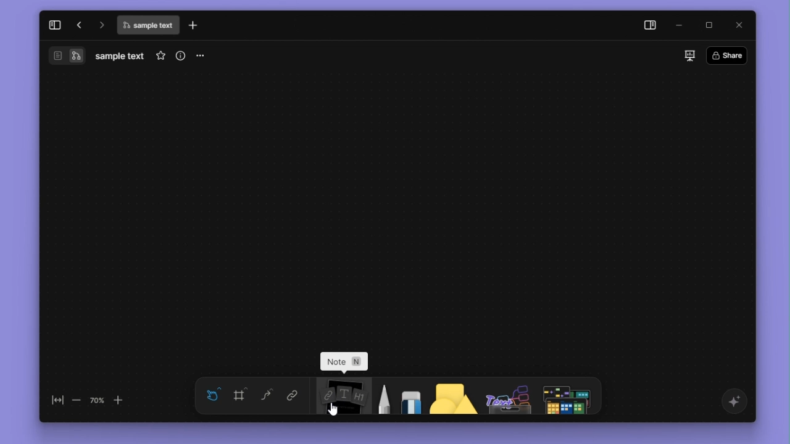 Image resolution: width=790 pixels, height=444 pixels. What do you see at coordinates (399, 206) in the screenshot?
I see `canvas  grid` at bounding box center [399, 206].